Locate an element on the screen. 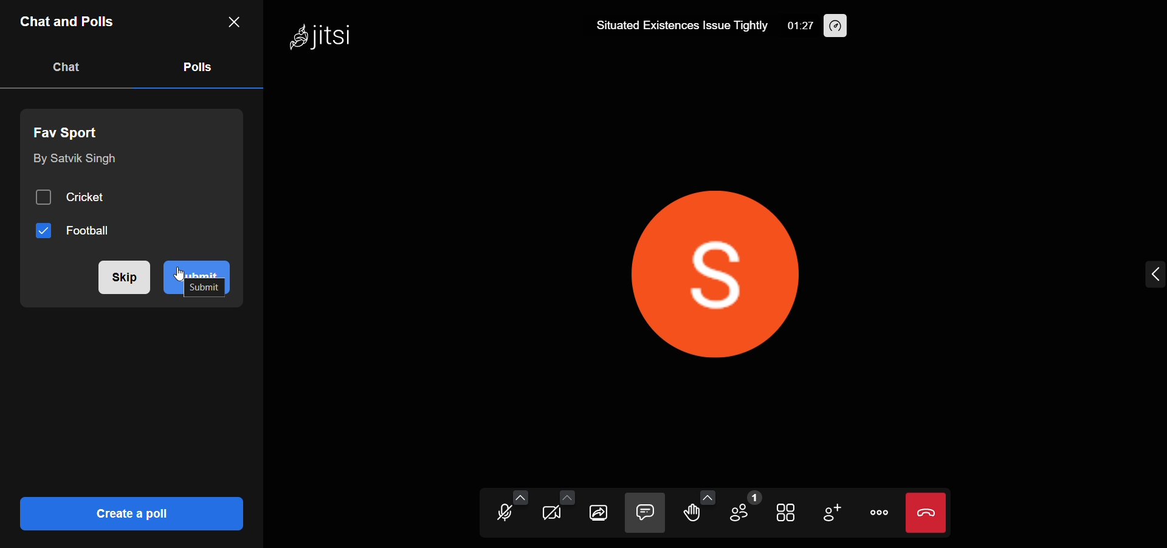 This screenshot has width=1167, height=548. active submit button is located at coordinates (198, 277).